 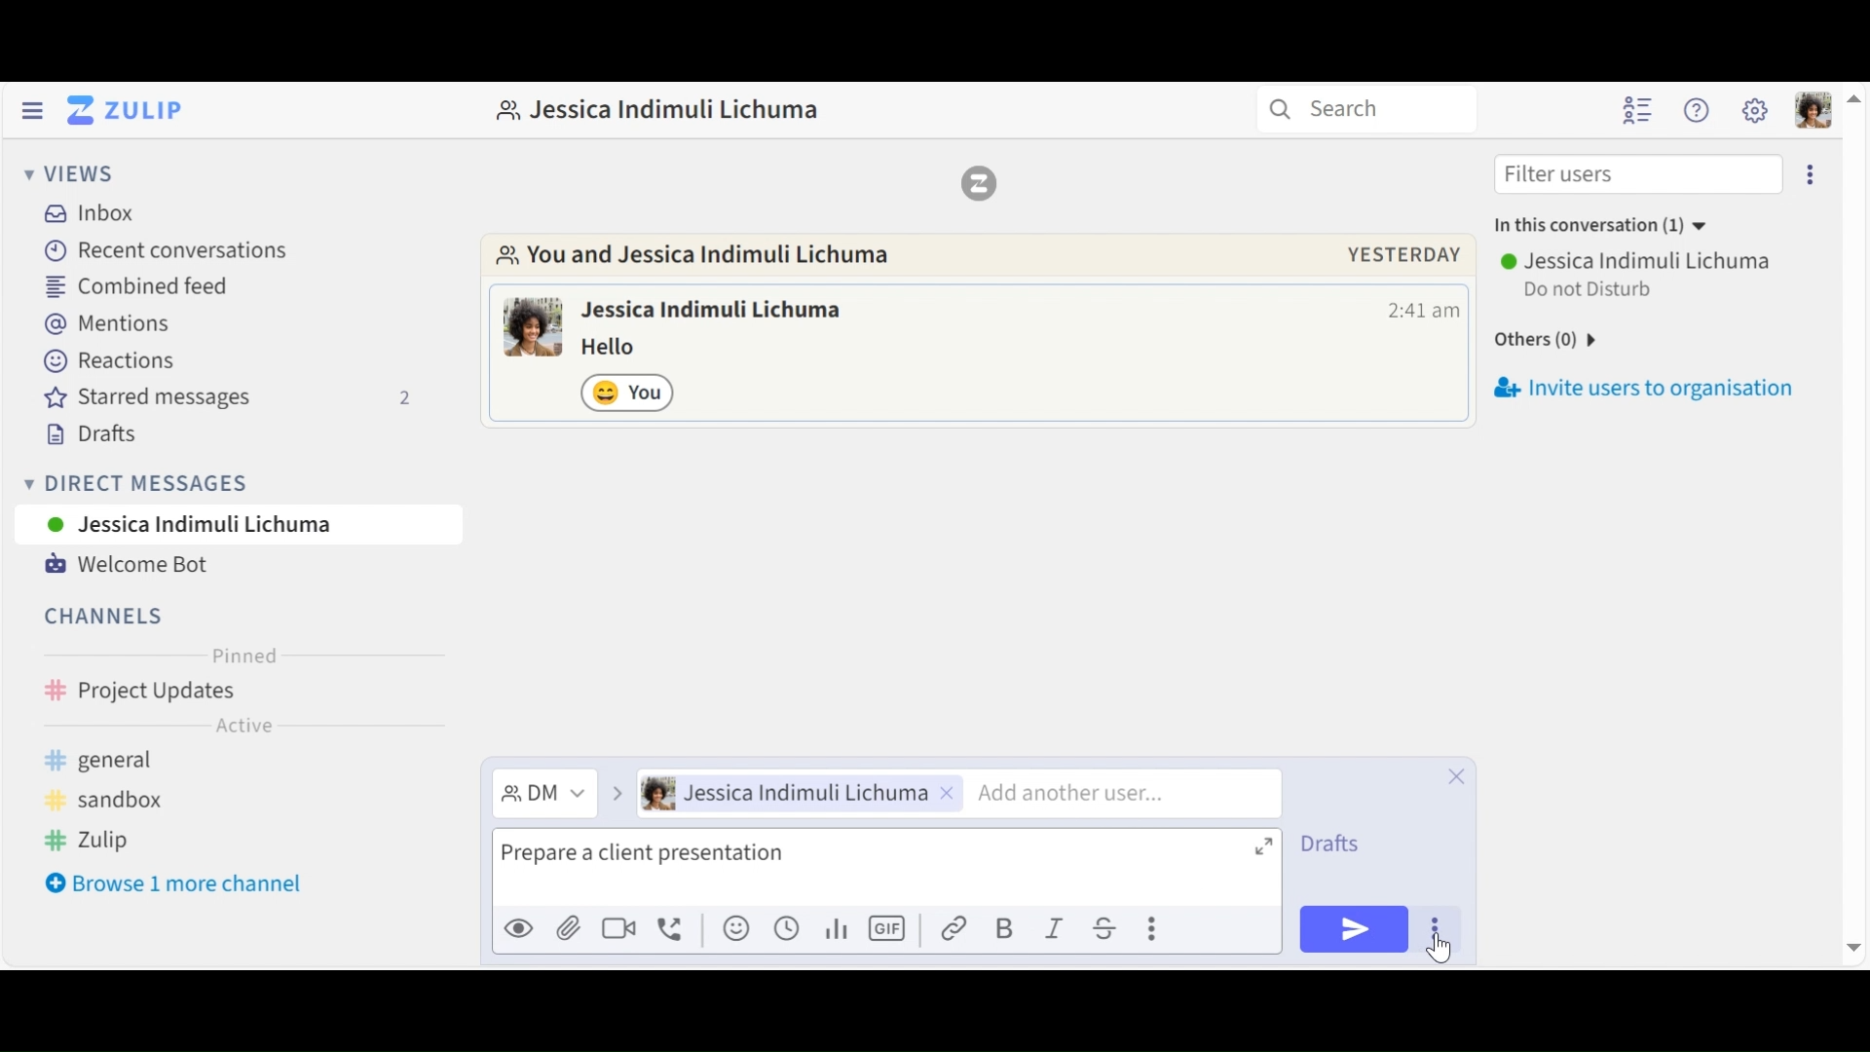 I want to click on View user card, so click(x=534, y=326).